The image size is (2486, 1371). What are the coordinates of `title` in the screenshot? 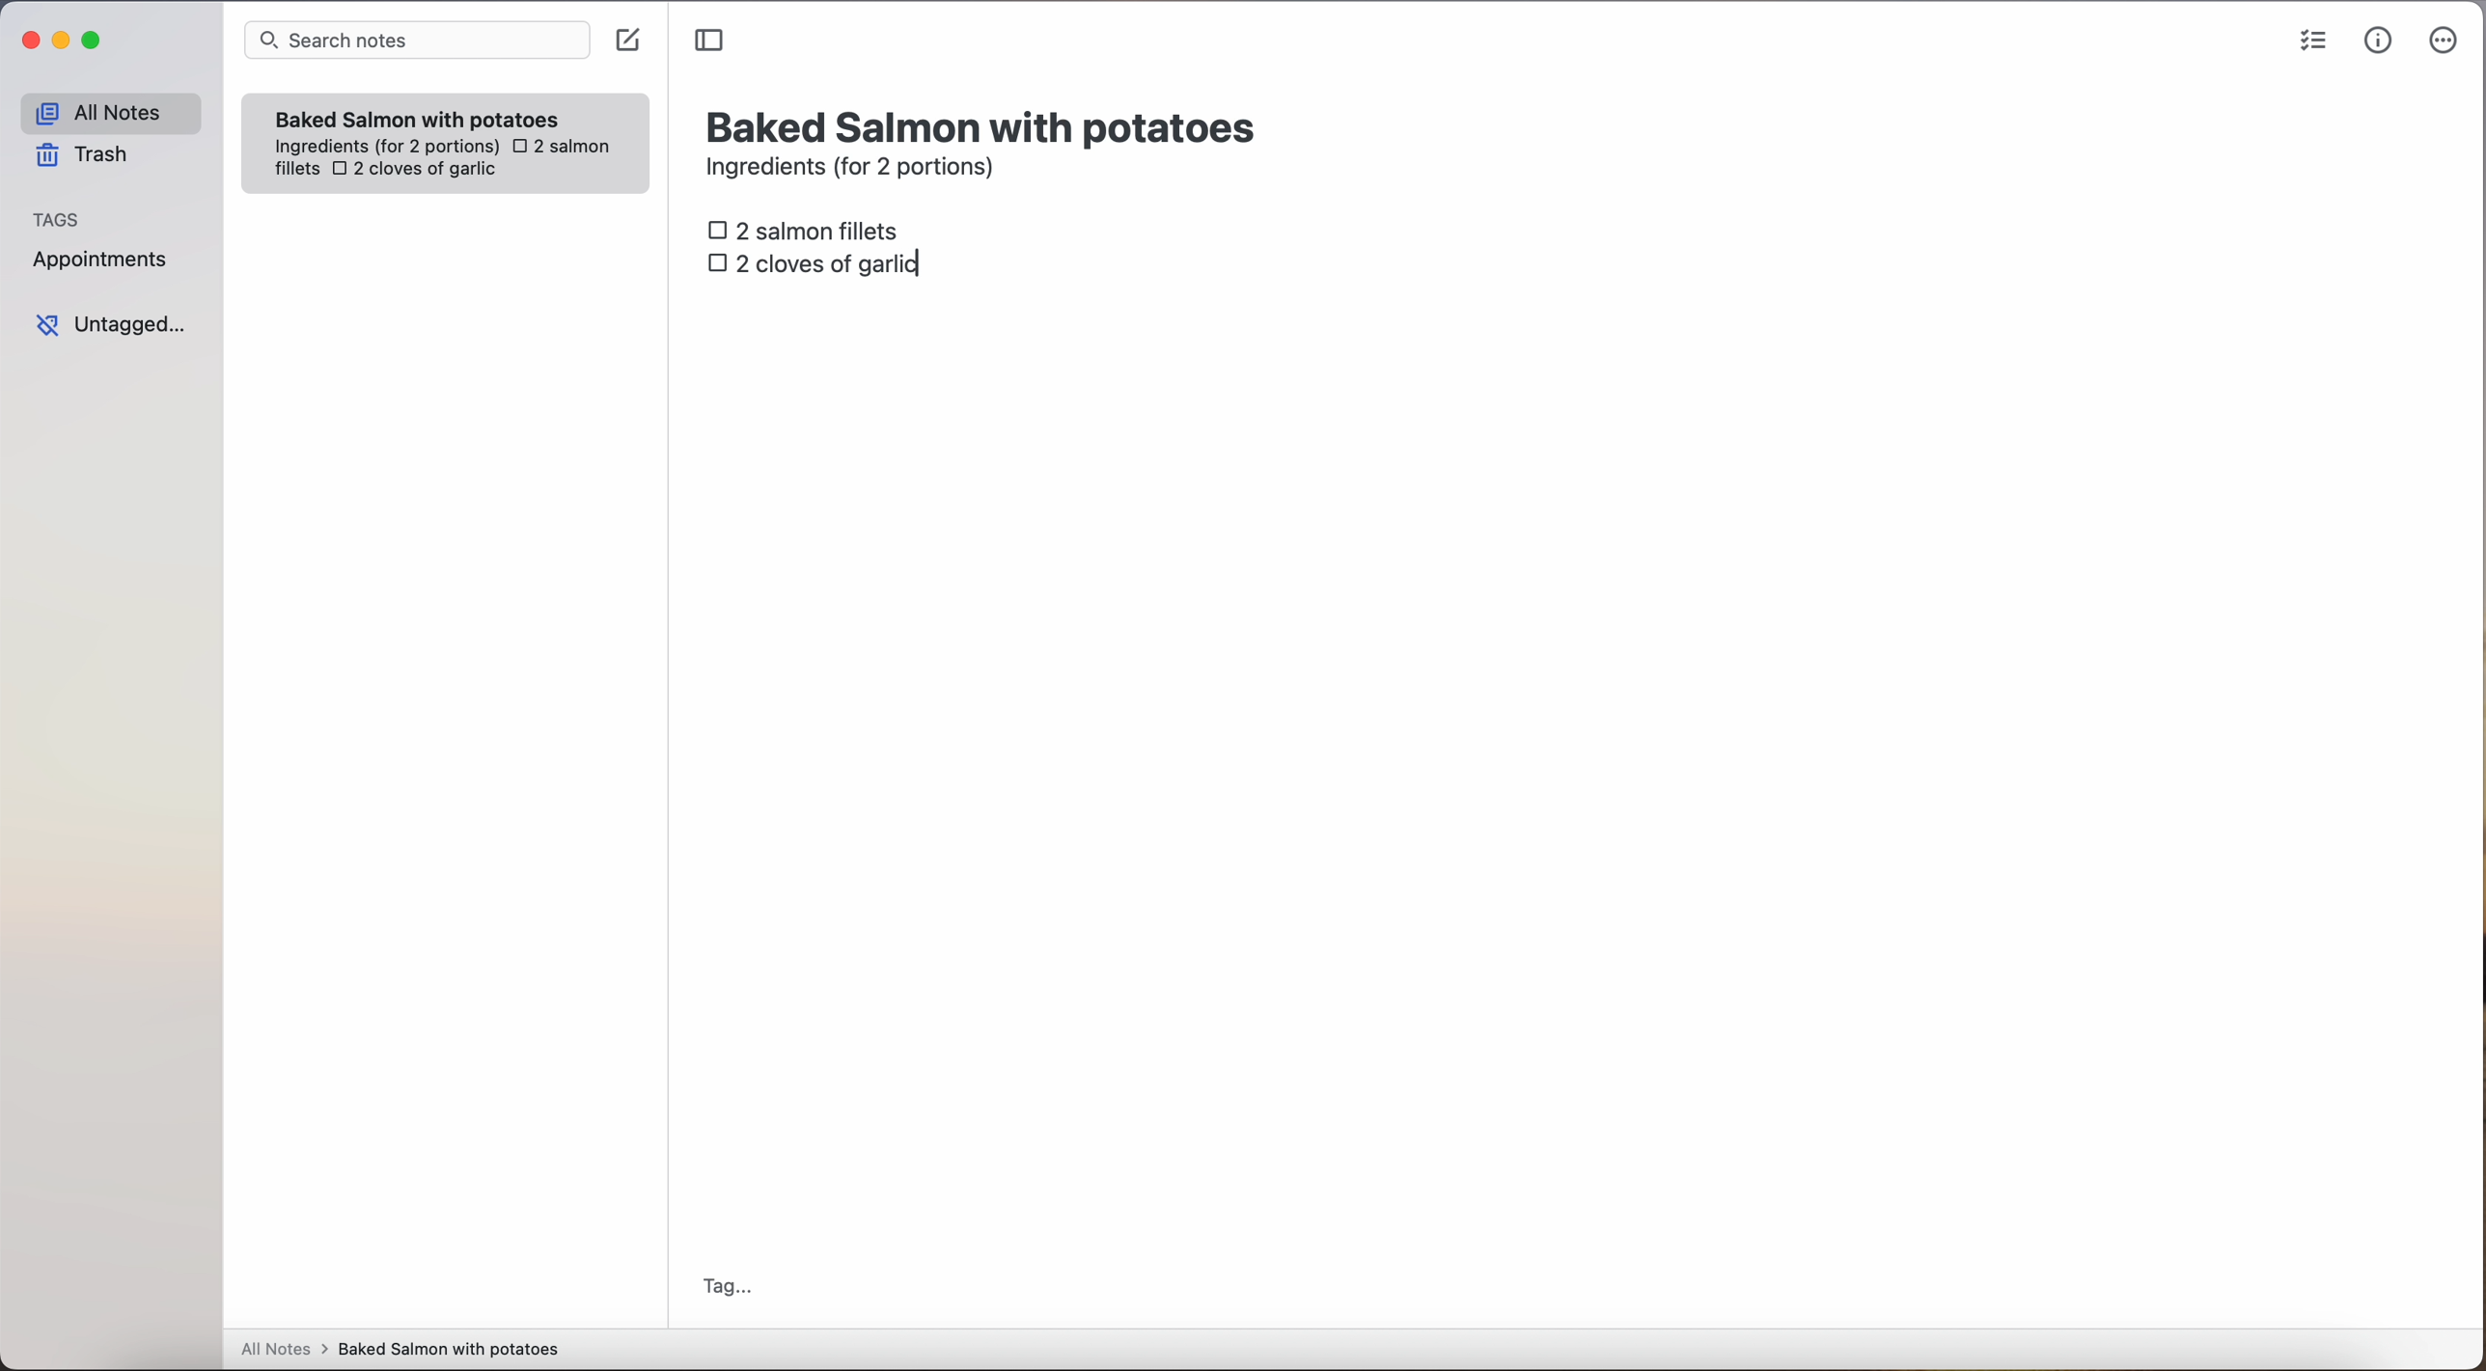 It's located at (985, 124).